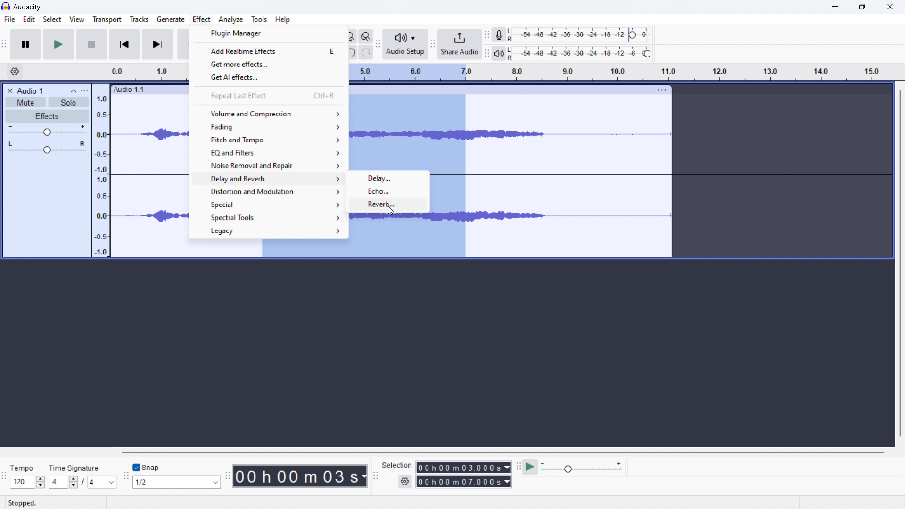 The width and height of the screenshot is (905, 509). What do you see at coordinates (267, 140) in the screenshot?
I see `pitch and tempo` at bounding box center [267, 140].